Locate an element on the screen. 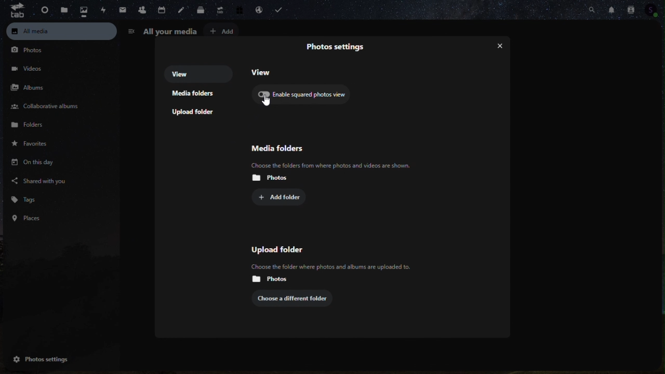 This screenshot has height=374, width=665. task is located at coordinates (283, 9).